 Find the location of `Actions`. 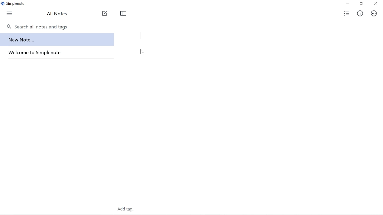

Actions is located at coordinates (374, 14).